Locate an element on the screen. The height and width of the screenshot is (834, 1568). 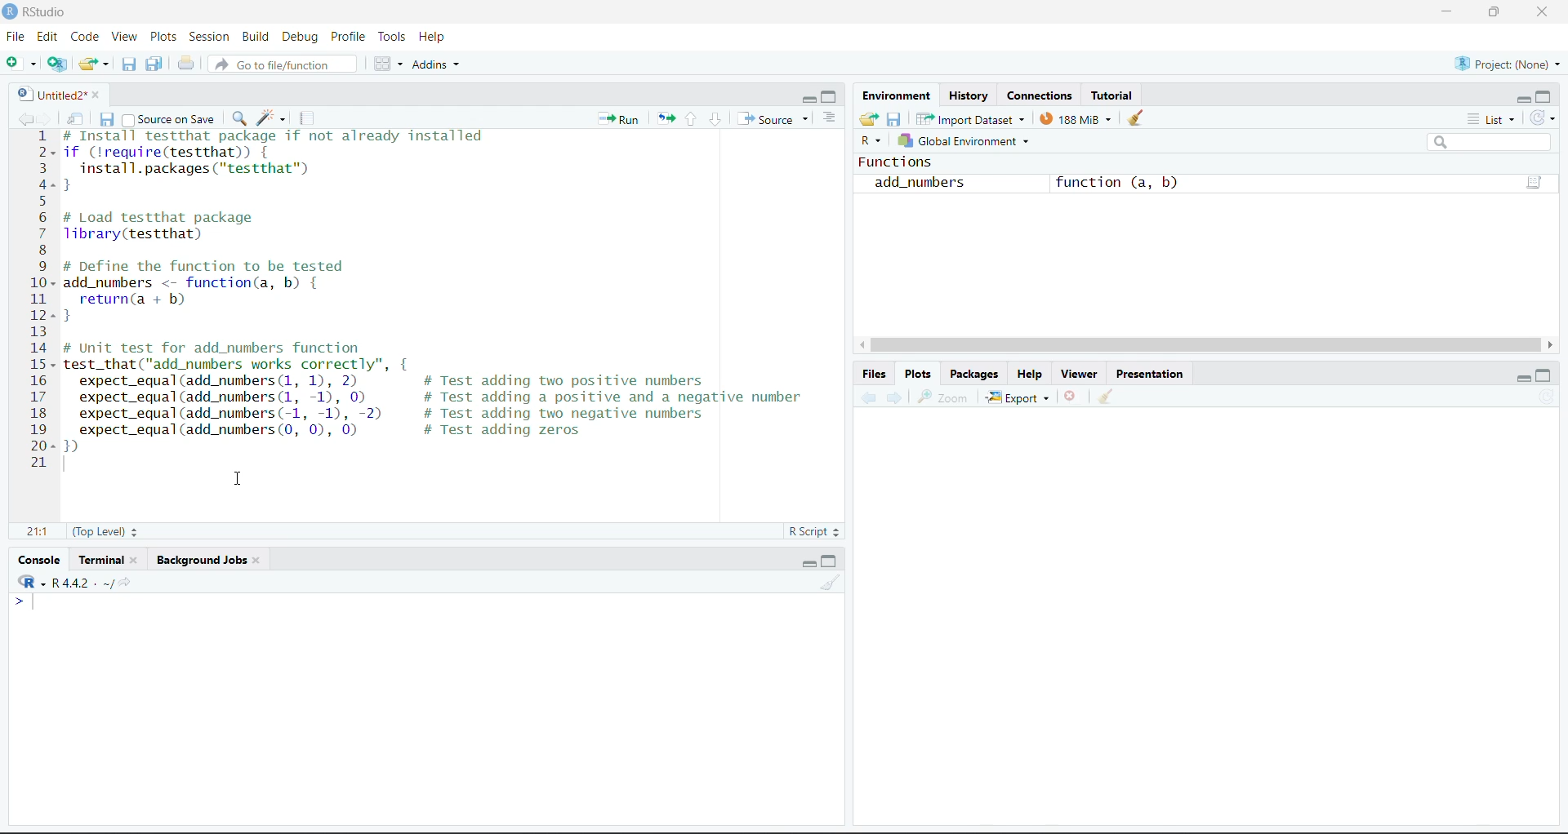
go to next session of the chunk is located at coordinates (716, 118).